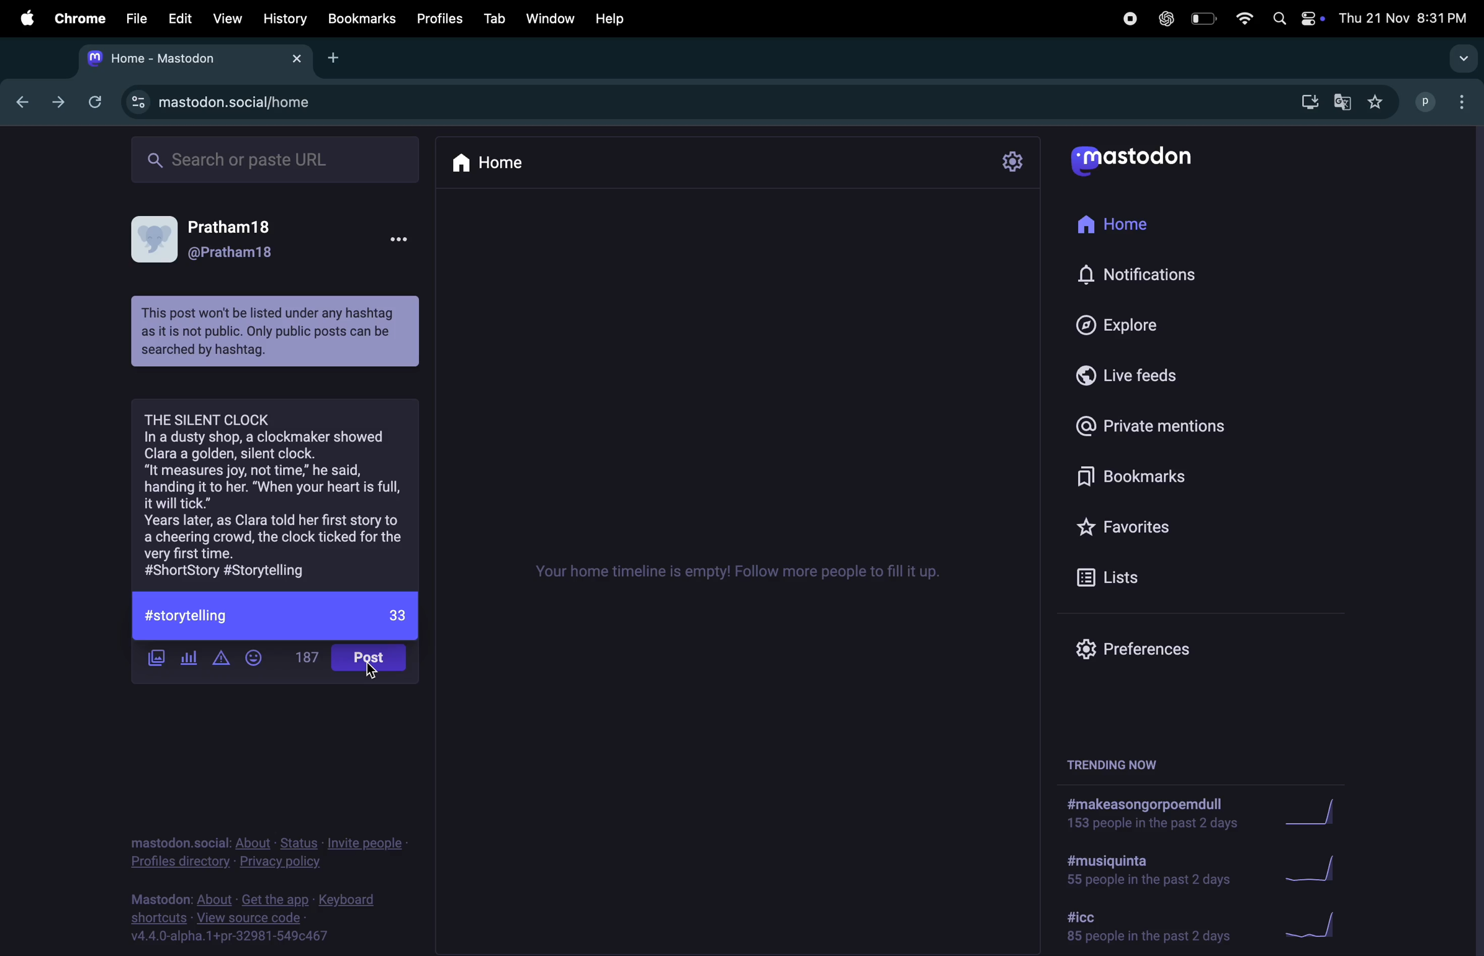 The width and height of the screenshot is (1484, 956). I want to click on username, so click(1427, 102).